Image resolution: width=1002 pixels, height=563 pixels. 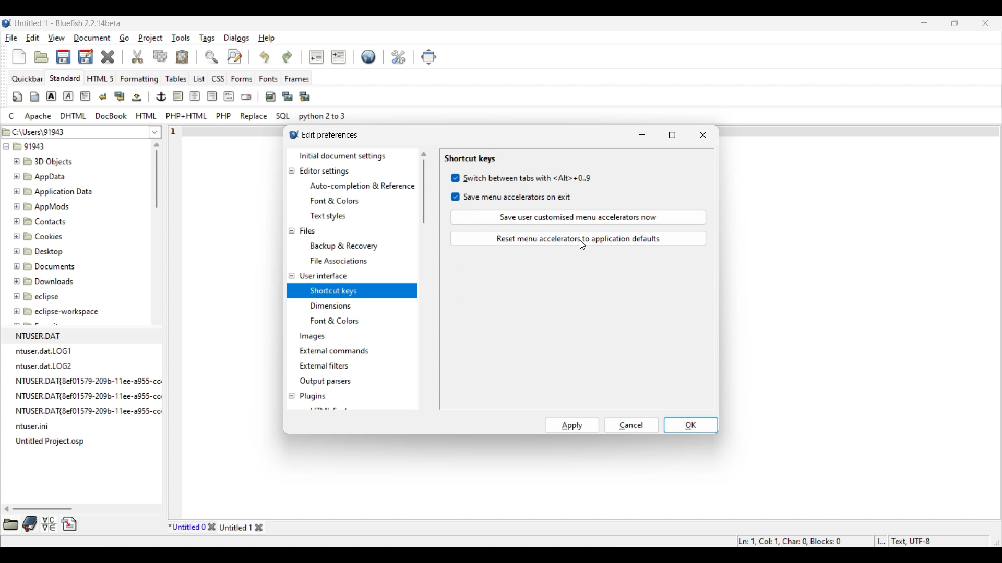 What do you see at coordinates (325, 172) in the screenshot?
I see `Editor settings` at bounding box center [325, 172].